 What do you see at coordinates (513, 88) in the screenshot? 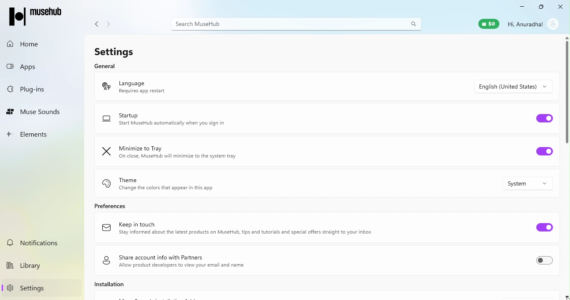
I see `Drop down` at bounding box center [513, 88].